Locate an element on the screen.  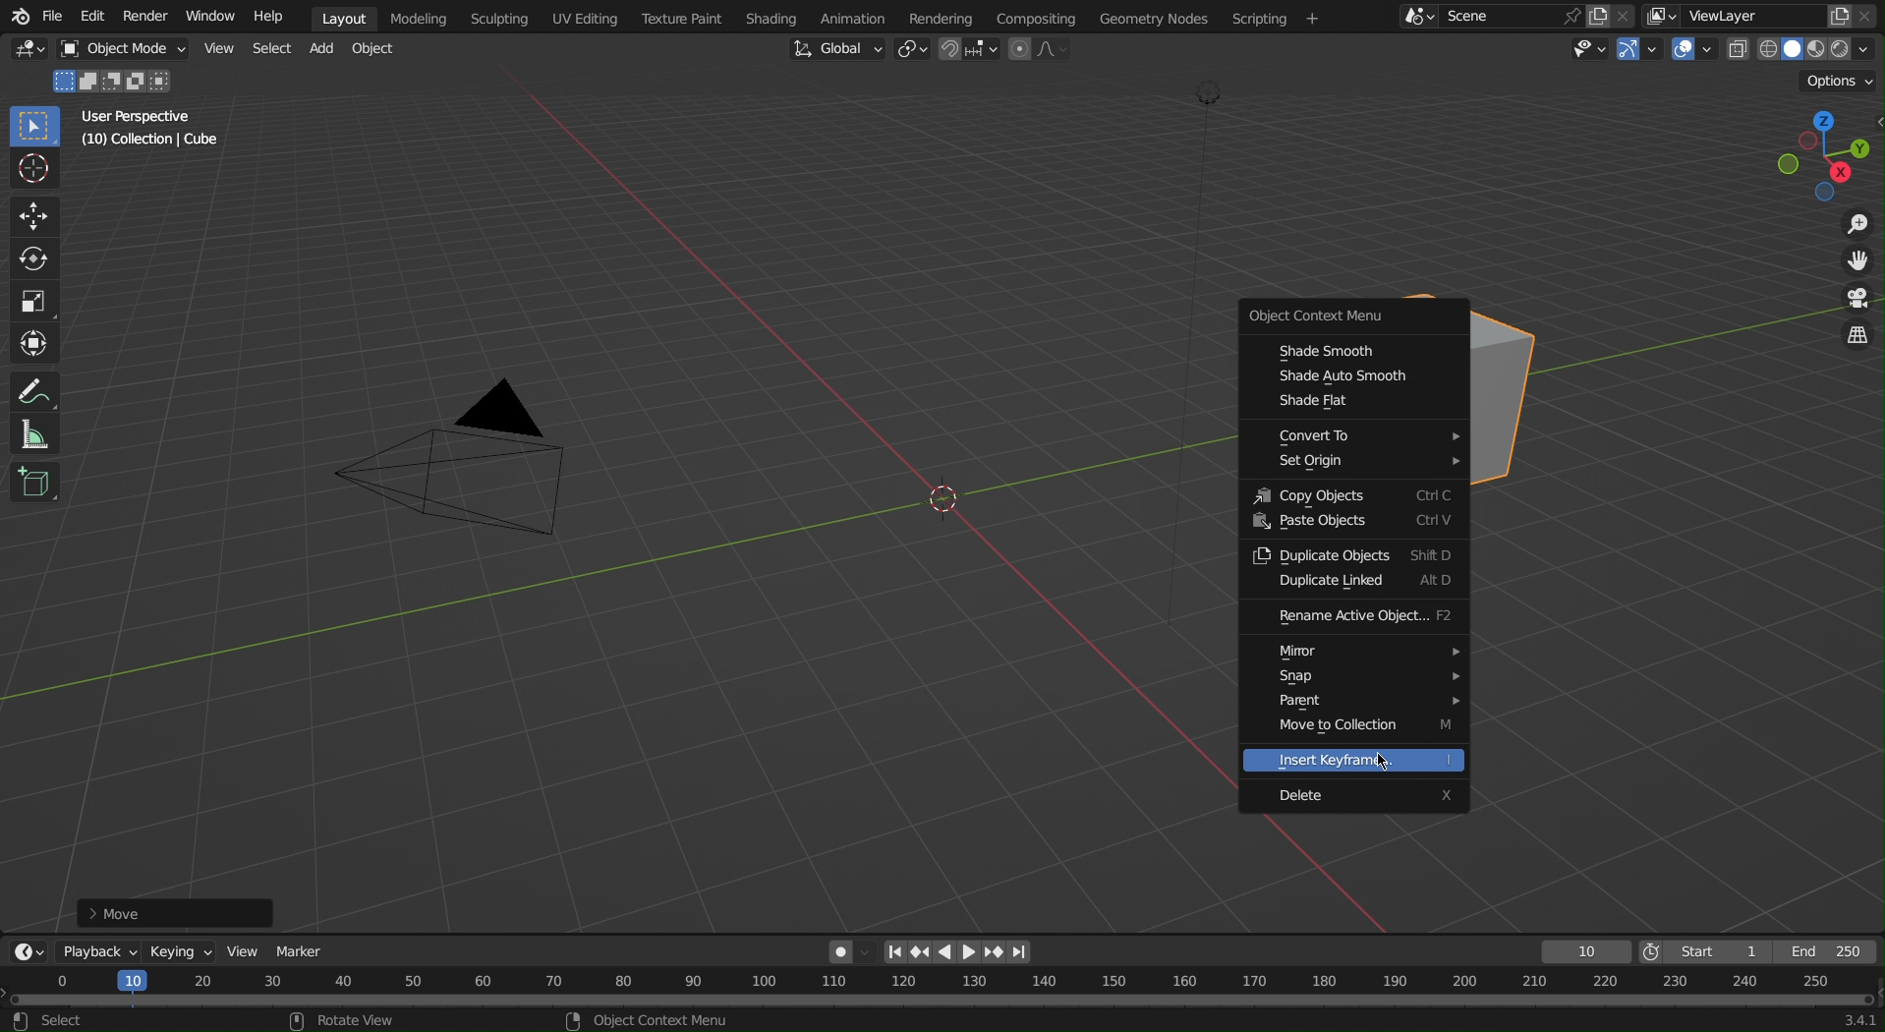
Select is located at coordinates (271, 49).